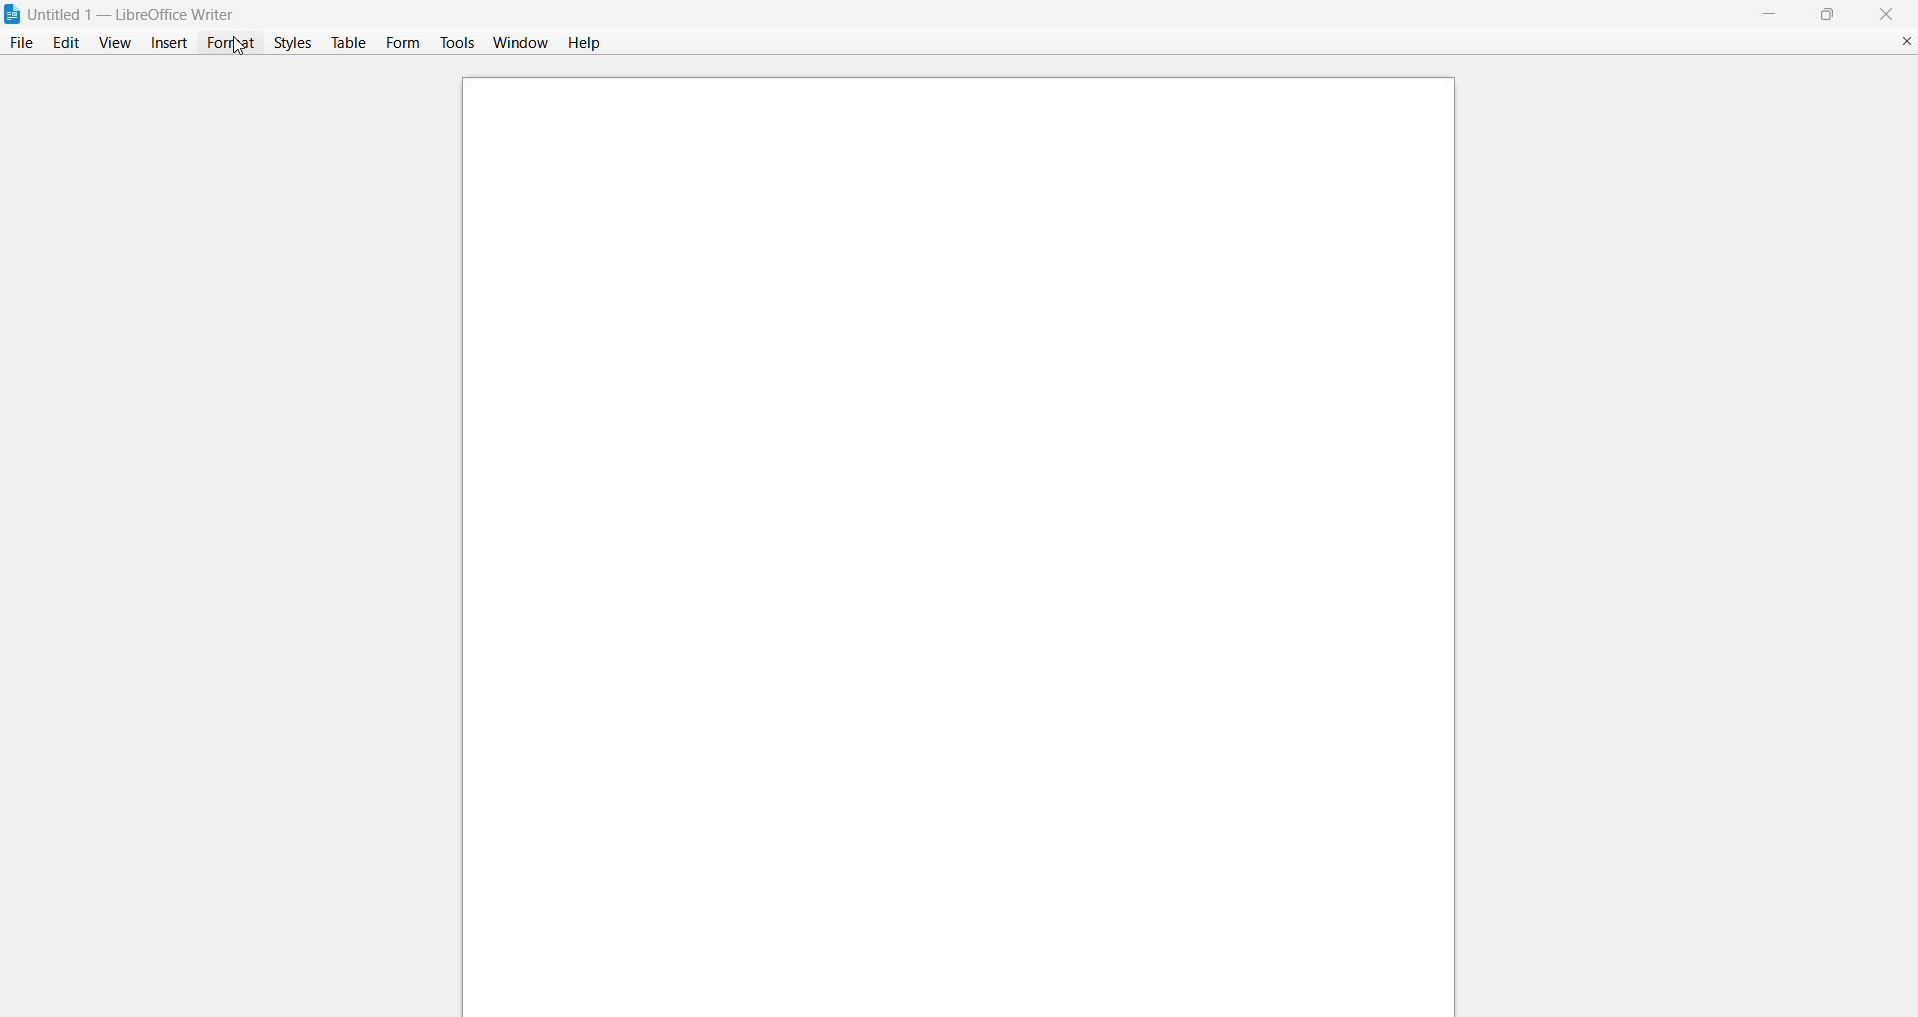 The width and height of the screenshot is (1918, 1017). What do you see at coordinates (1828, 13) in the screenshot?
I see `maximum` at bounding box center [1828, 13].